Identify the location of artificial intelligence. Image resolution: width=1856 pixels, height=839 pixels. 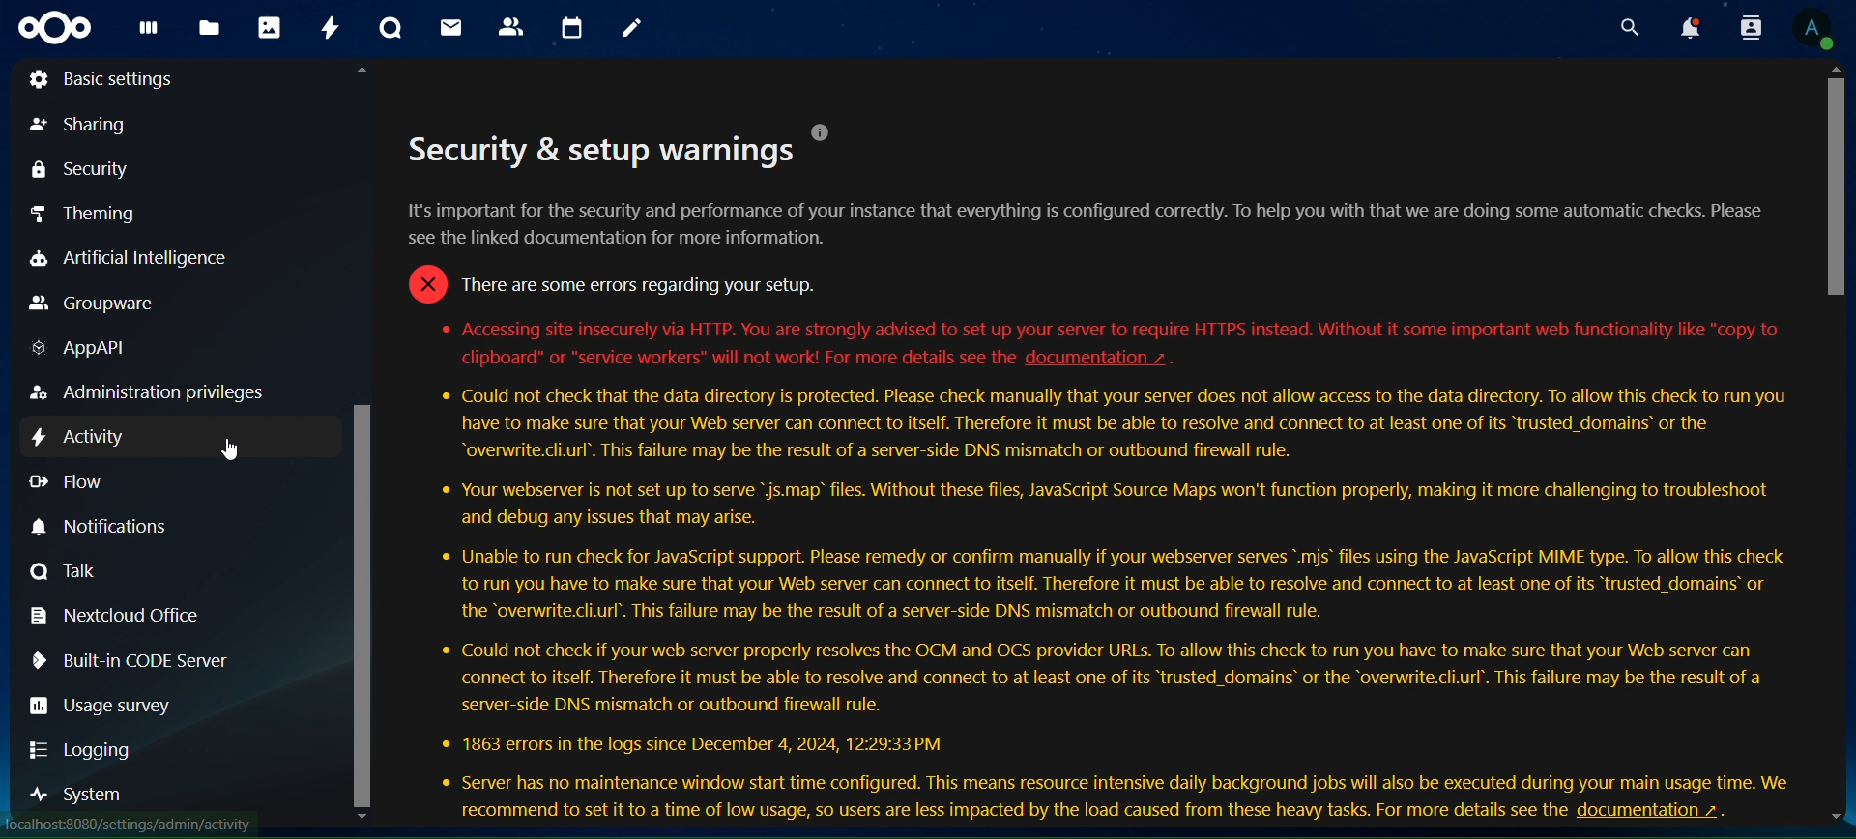
(127, 259).